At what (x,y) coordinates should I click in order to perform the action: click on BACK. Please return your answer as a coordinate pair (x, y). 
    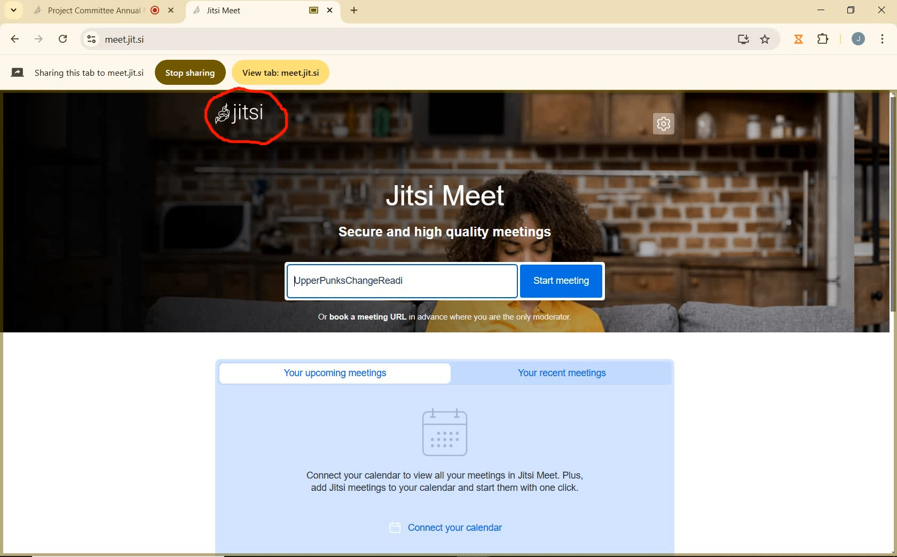
    Looking at the image, I should click on (14, 39).